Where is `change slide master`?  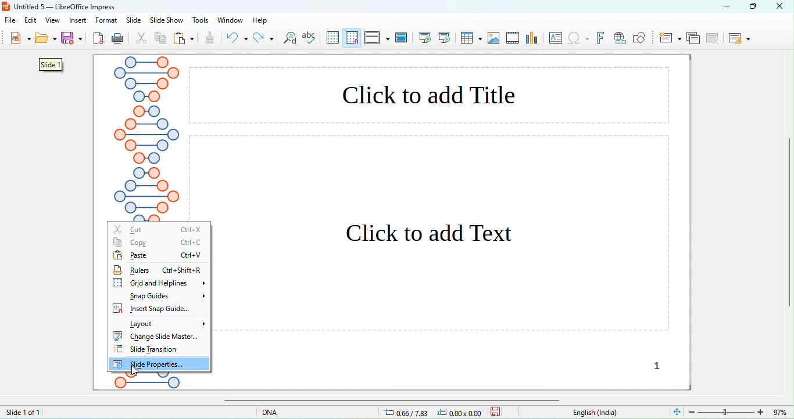 change slide master is located at coordinates (157, 336).